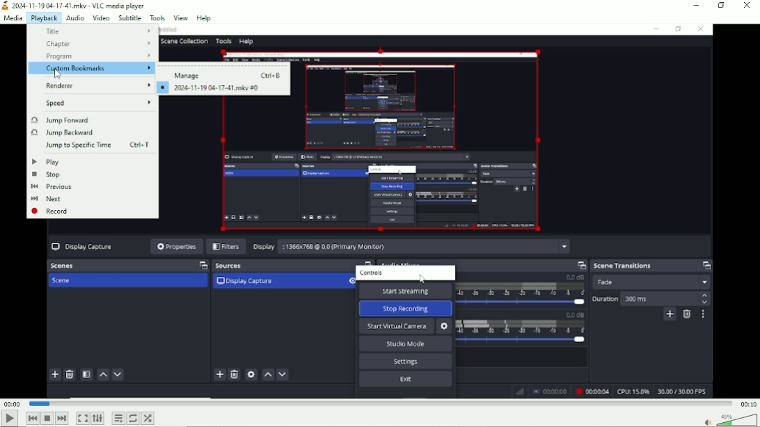  I want to click on Manage, so click(228, 75).